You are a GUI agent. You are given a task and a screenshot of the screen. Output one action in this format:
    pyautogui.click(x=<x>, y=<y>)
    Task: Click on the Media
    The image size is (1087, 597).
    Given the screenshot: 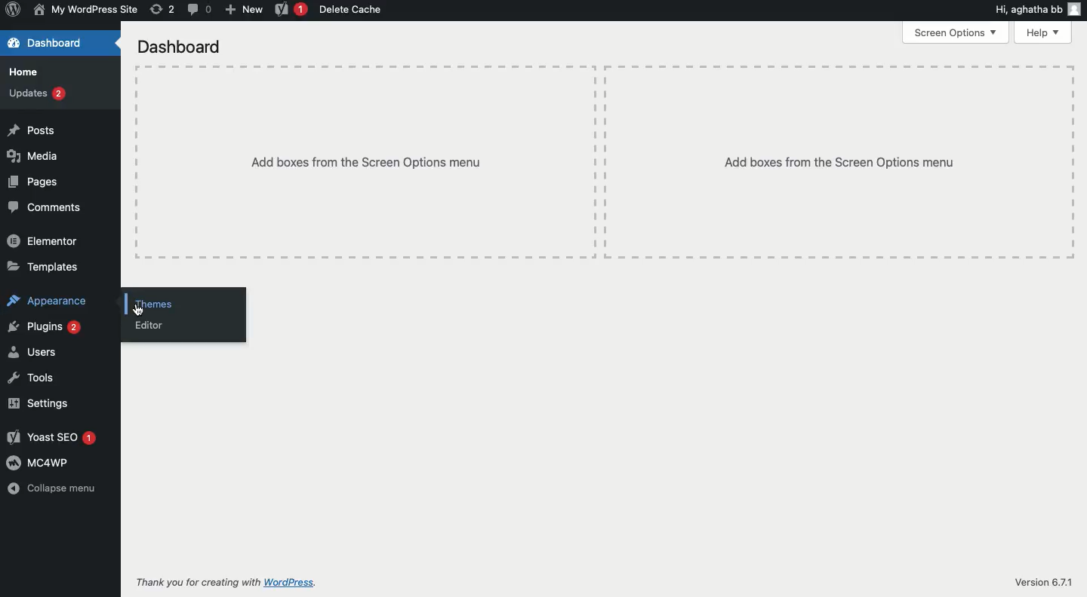 What is the action you would take?
    pyautogui.click(x=37, y=157)
    